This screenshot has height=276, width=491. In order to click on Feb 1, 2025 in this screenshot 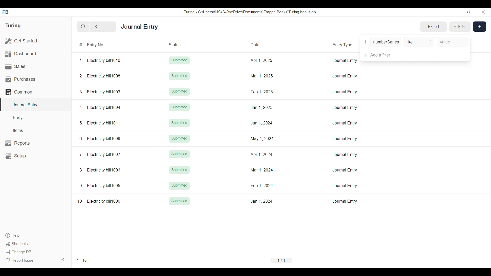, I will do `click(262, 91)`.